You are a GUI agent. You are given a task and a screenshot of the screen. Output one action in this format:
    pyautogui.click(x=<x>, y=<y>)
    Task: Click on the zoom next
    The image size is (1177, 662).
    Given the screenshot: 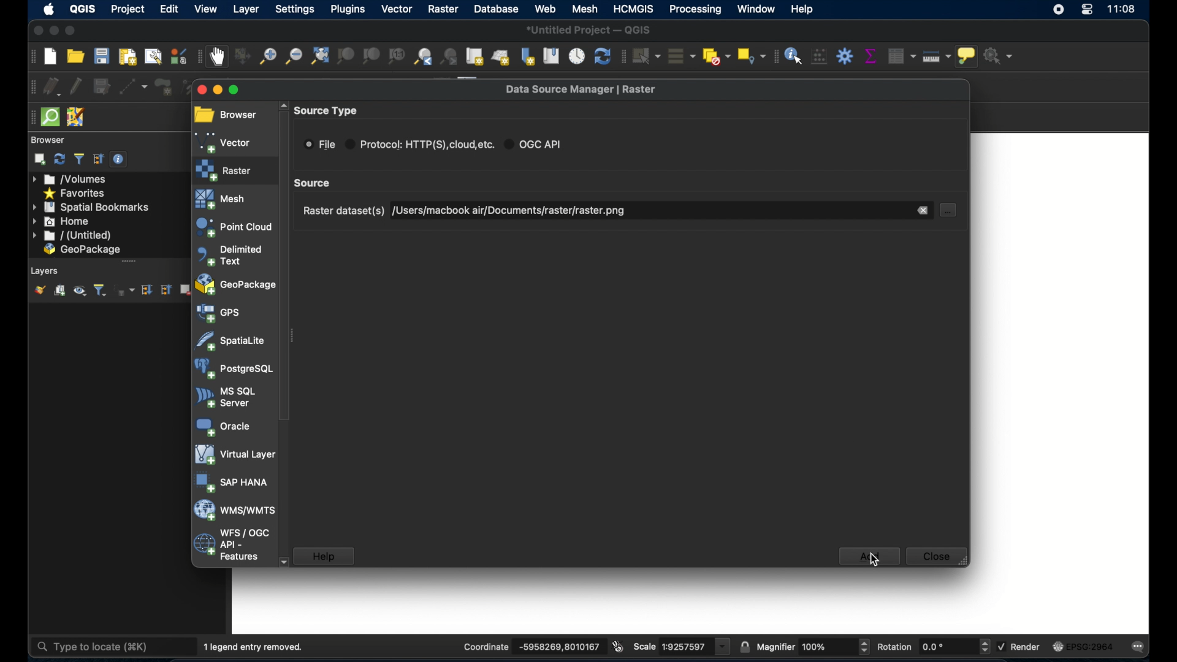 What is the action you would take?
    pyautogui.click(x=450, y=56)
    